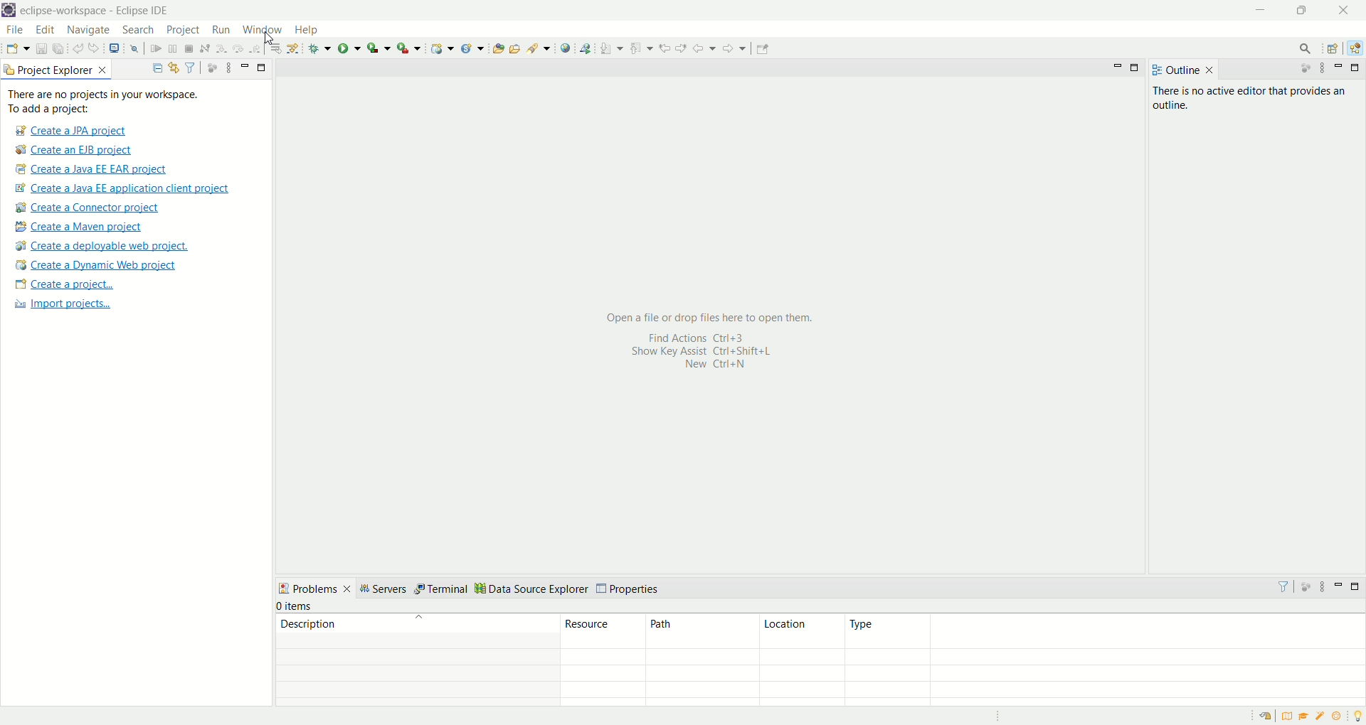  What do you see at coordinates (189, 50) in the screenshot?
I see `terminate` at bounding box center [189, 50].